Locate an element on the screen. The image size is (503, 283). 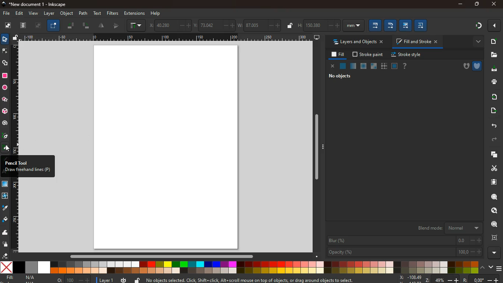
middle is located at coordinates (114, 26).